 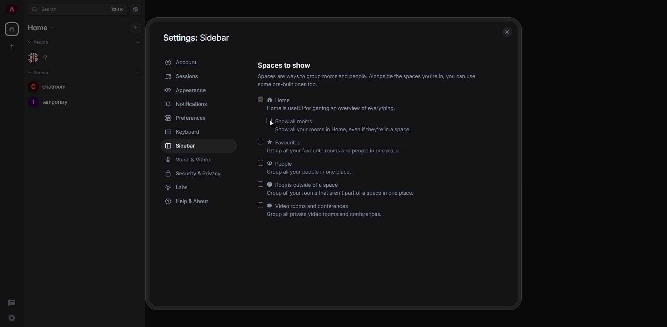 What do you see at coordinates (183, 146) in the screenshot?
I see `sidebar` at bounding box center [183, 146].